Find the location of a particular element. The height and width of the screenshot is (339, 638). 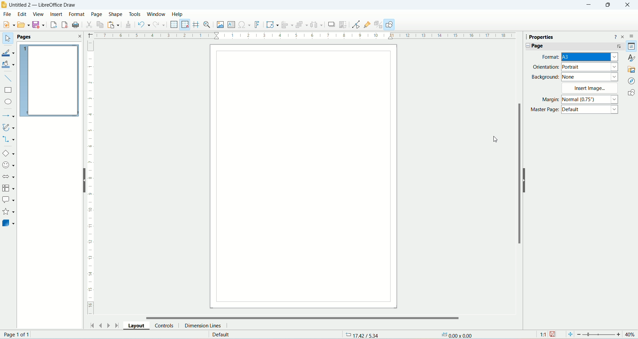

basic shapes is located at coordinates (9, 154).